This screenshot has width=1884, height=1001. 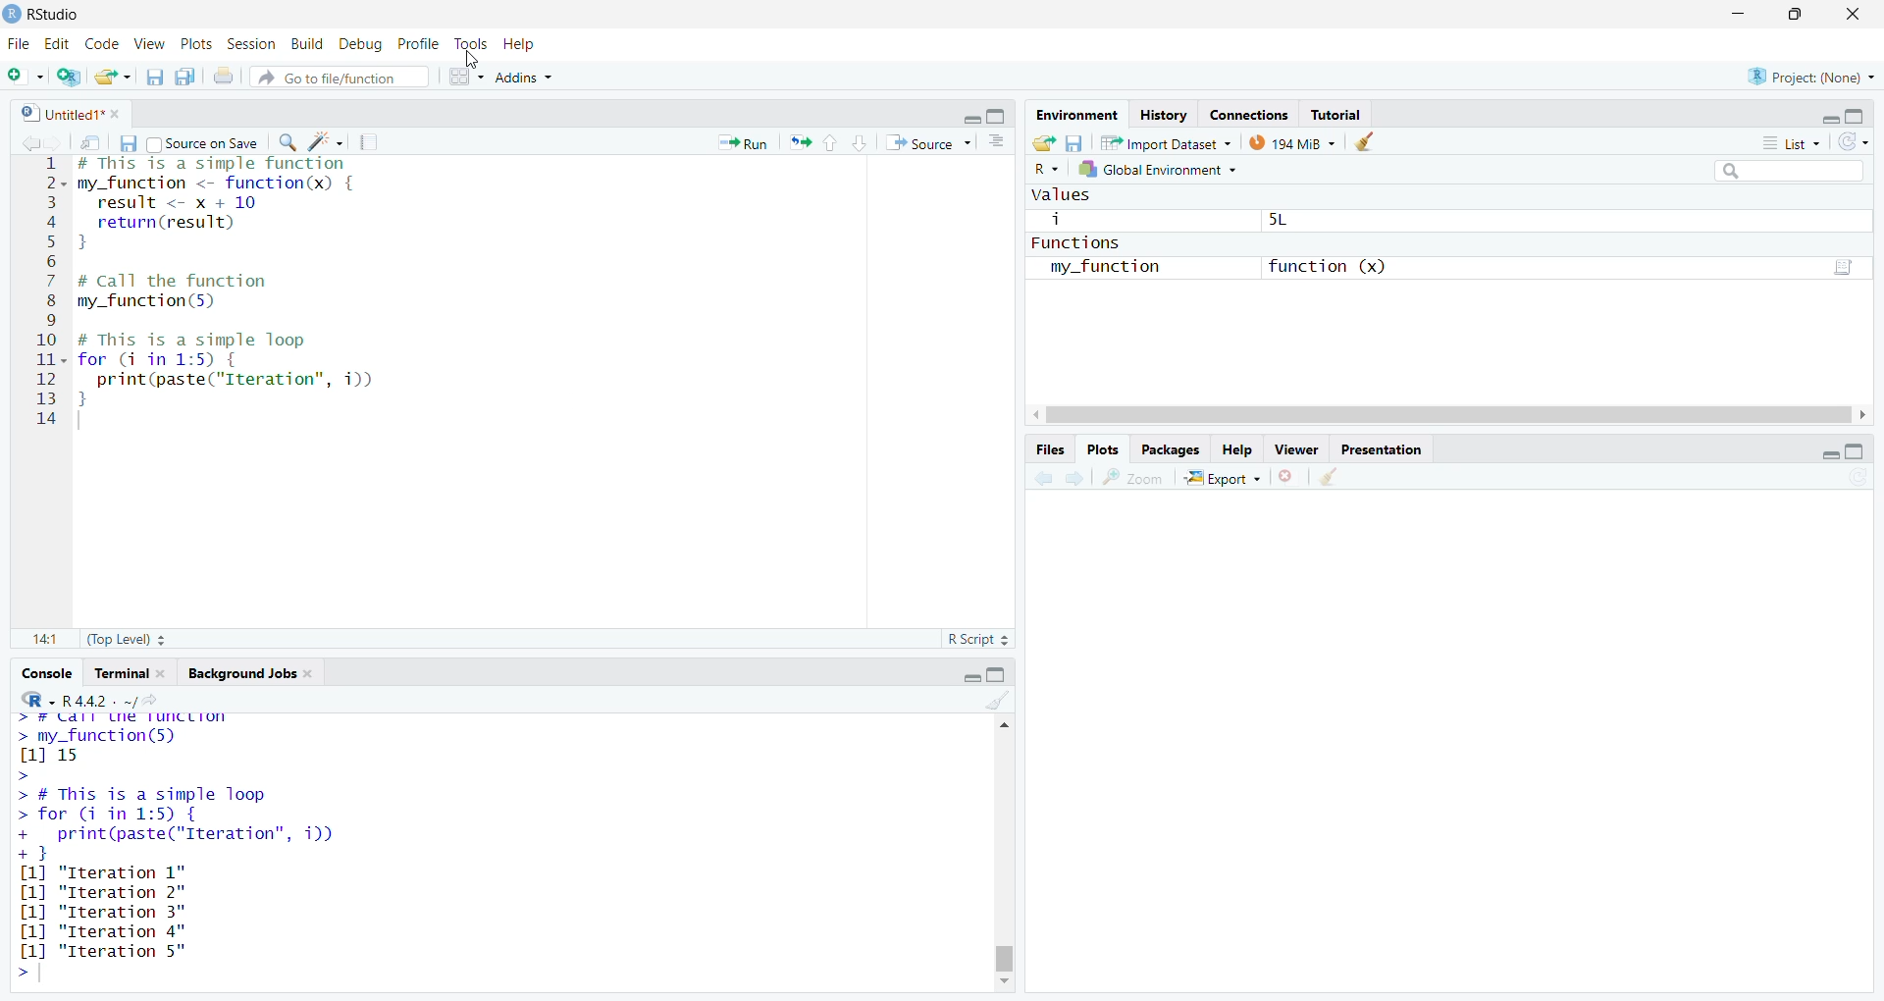 What do you see at coordinates (58, 43) in the screenshot?
I see `edit` at bounding box center [58, 43].